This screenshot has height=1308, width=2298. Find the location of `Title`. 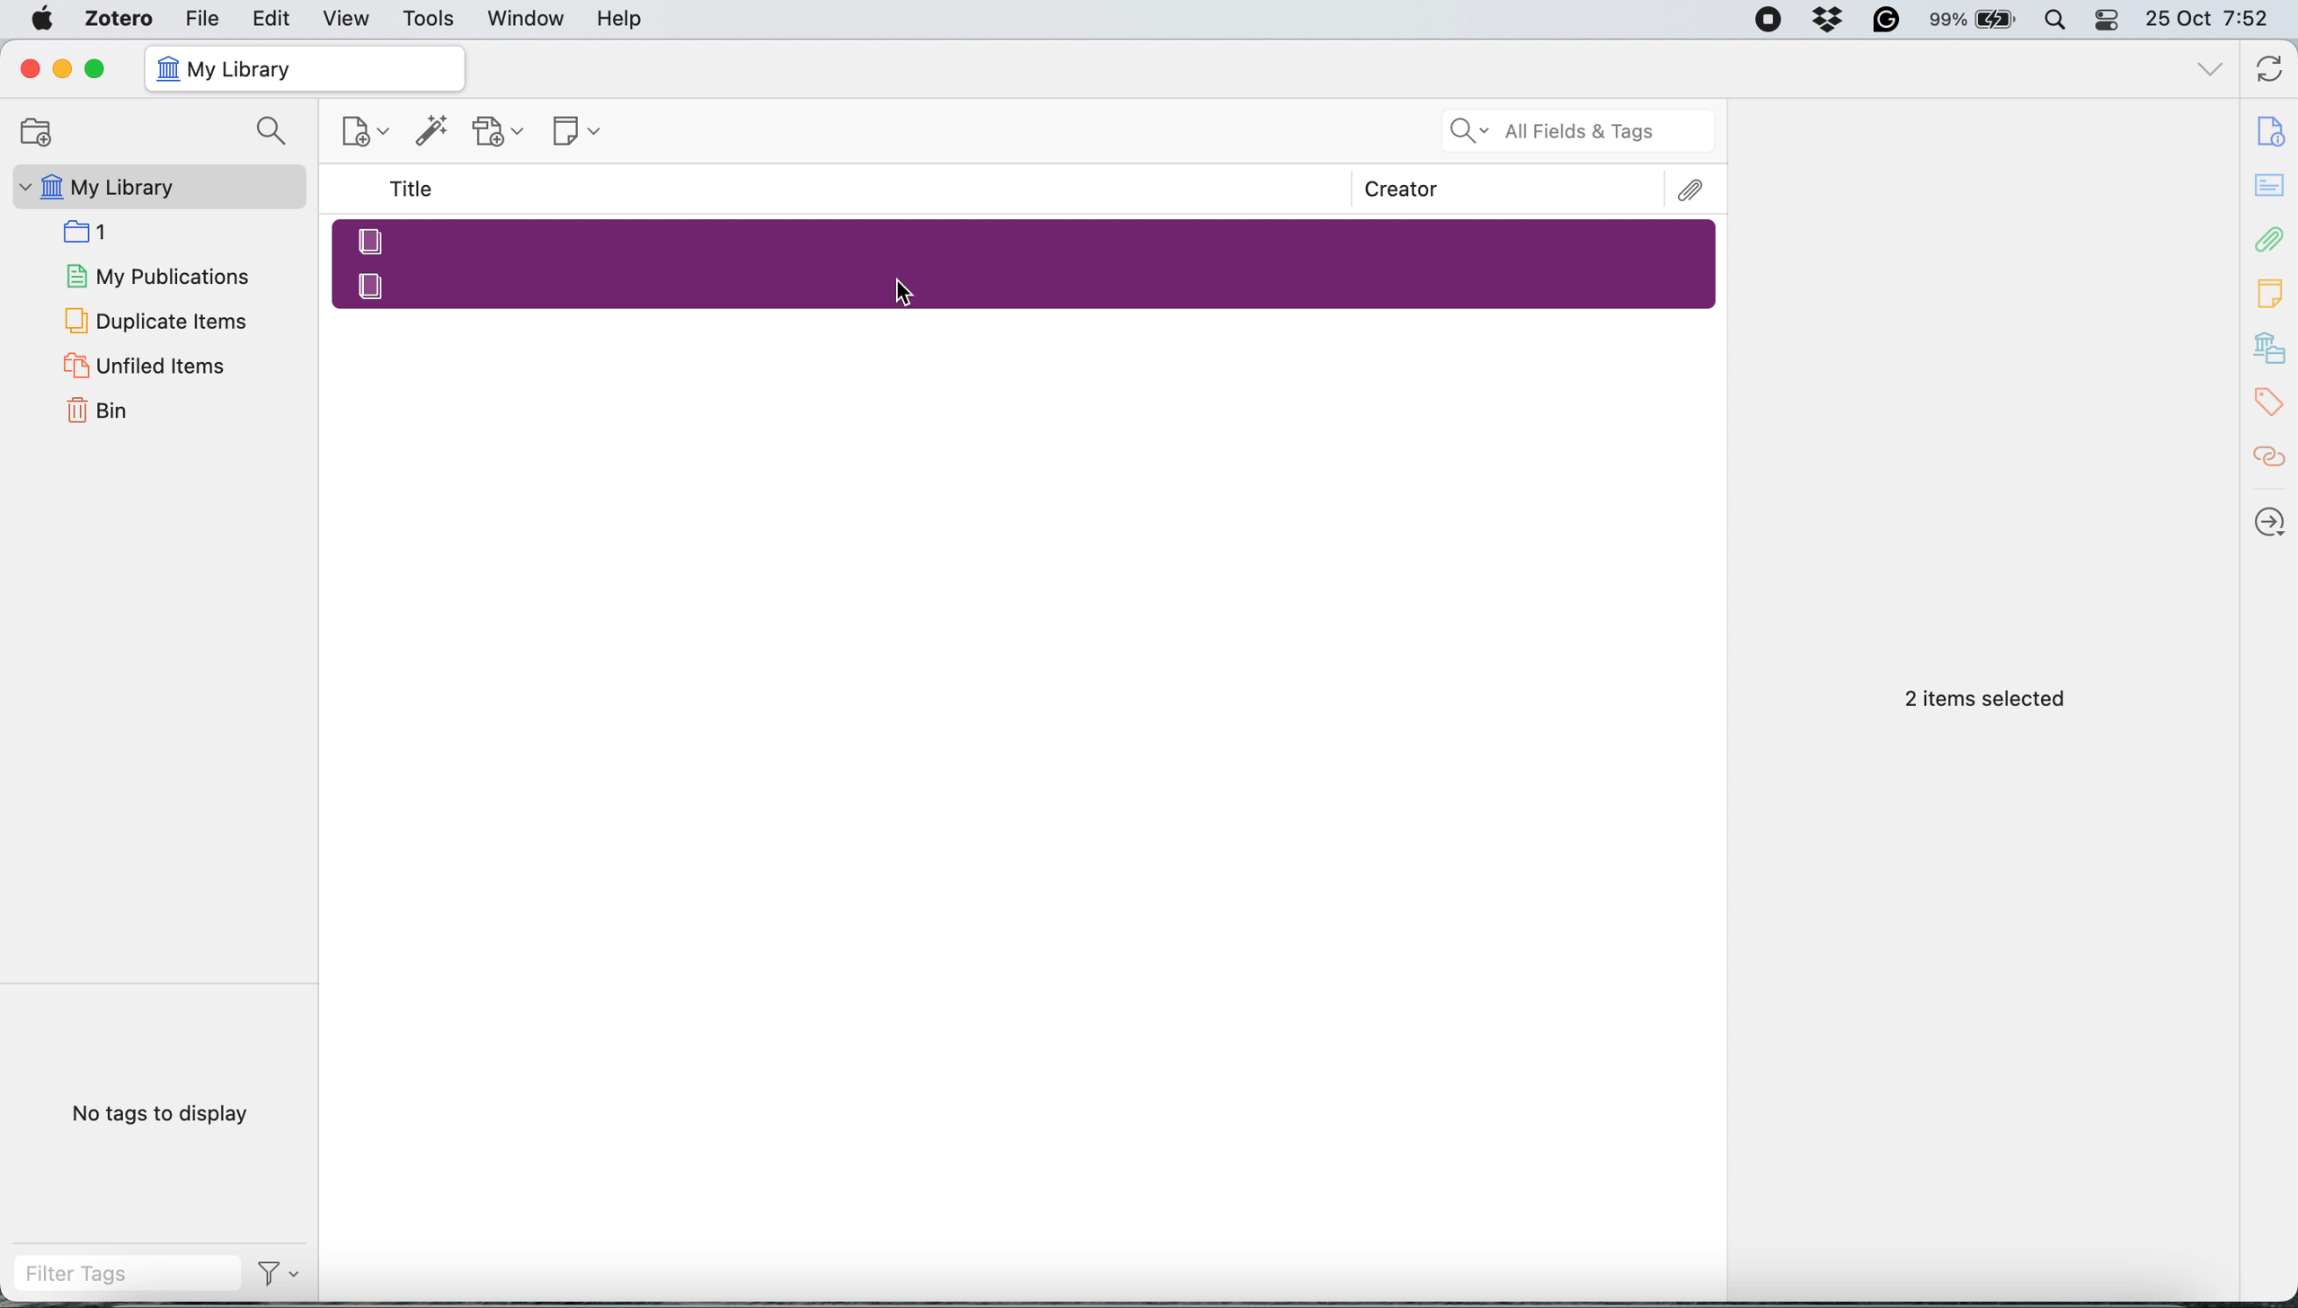

Title is located at coordinates (415, 190).